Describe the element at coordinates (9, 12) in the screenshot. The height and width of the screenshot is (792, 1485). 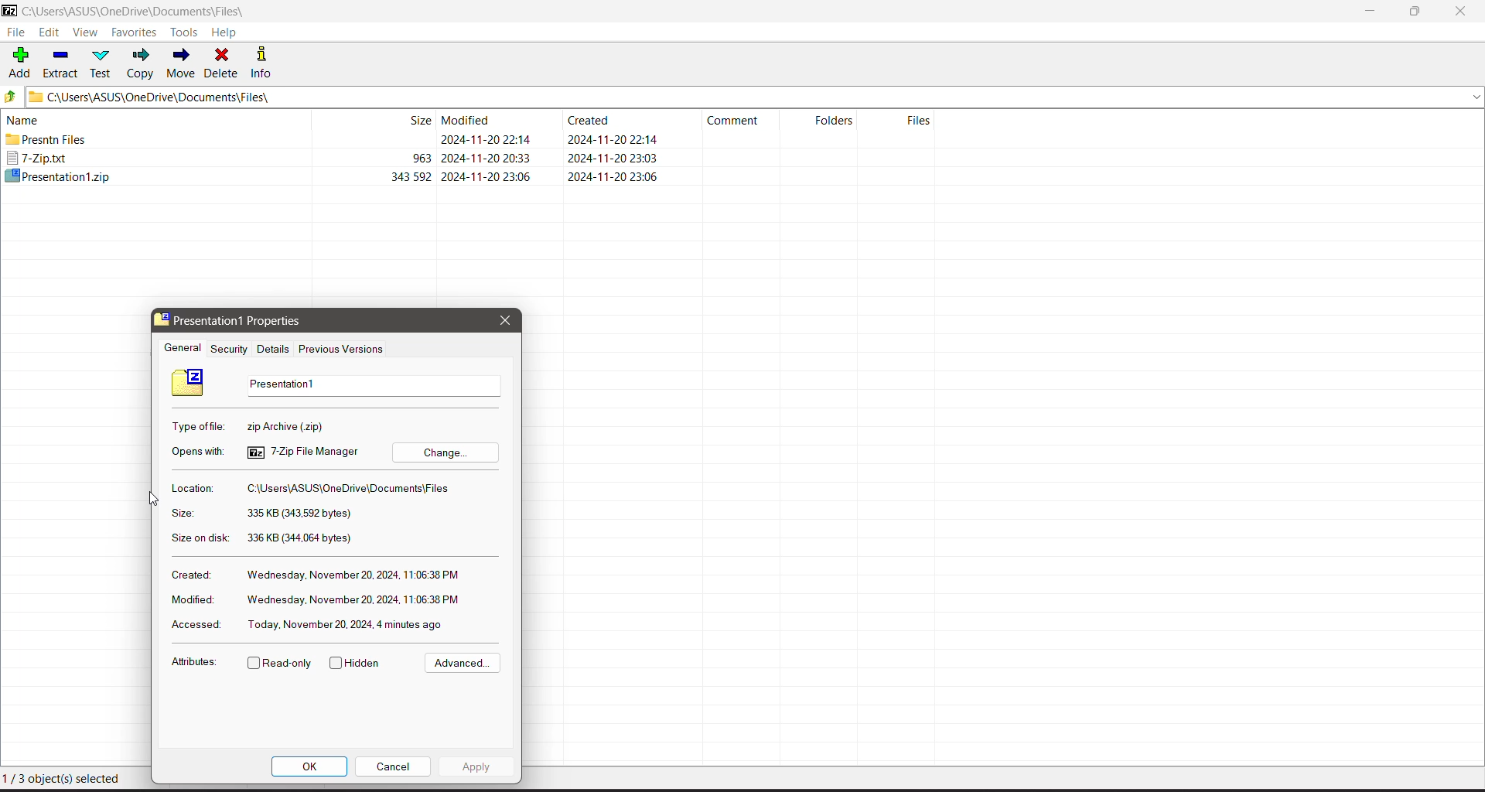
I see `Application Logo` at that location.